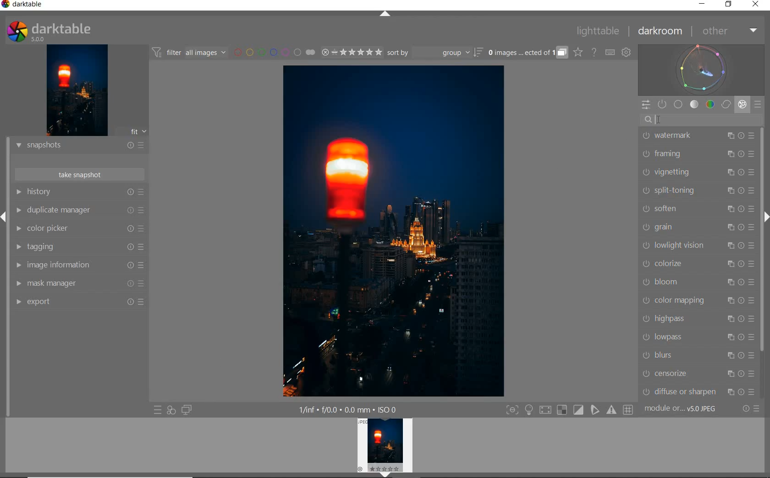 The width and height of the screenshot is (770, 478). What do you see at coordinates (144, 285) in the screenshot?
I see `Preset and reset` at bounding box center [144, 285].